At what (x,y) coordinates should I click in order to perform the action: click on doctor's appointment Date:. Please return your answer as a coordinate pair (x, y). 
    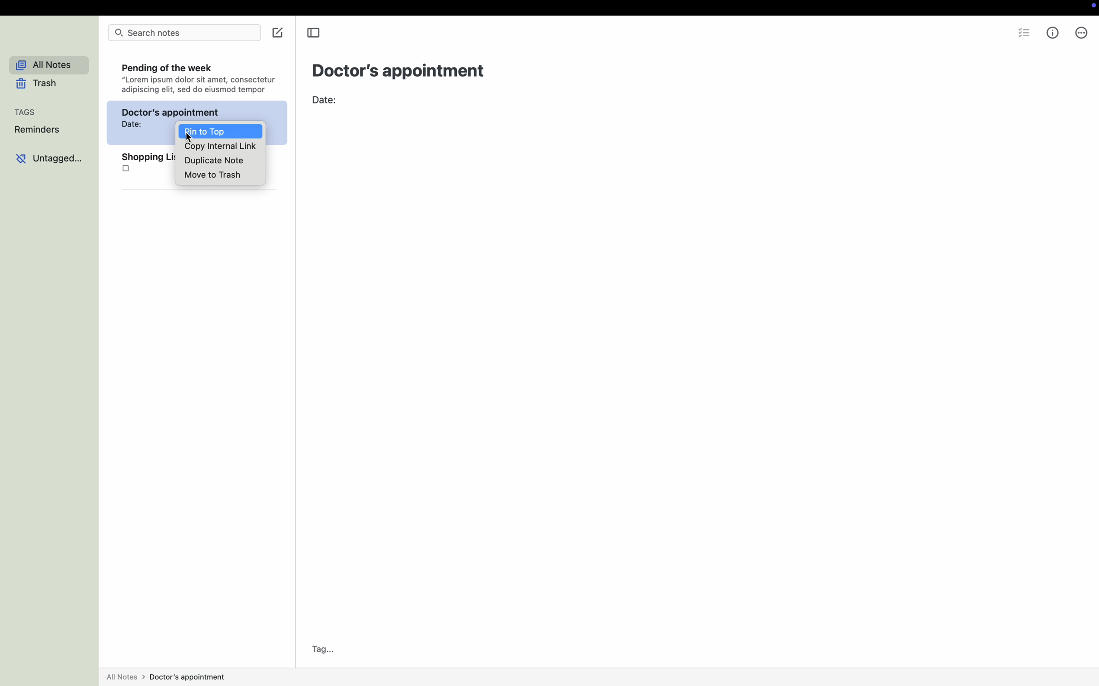
    Looking at the image, I should click on (143, 124).